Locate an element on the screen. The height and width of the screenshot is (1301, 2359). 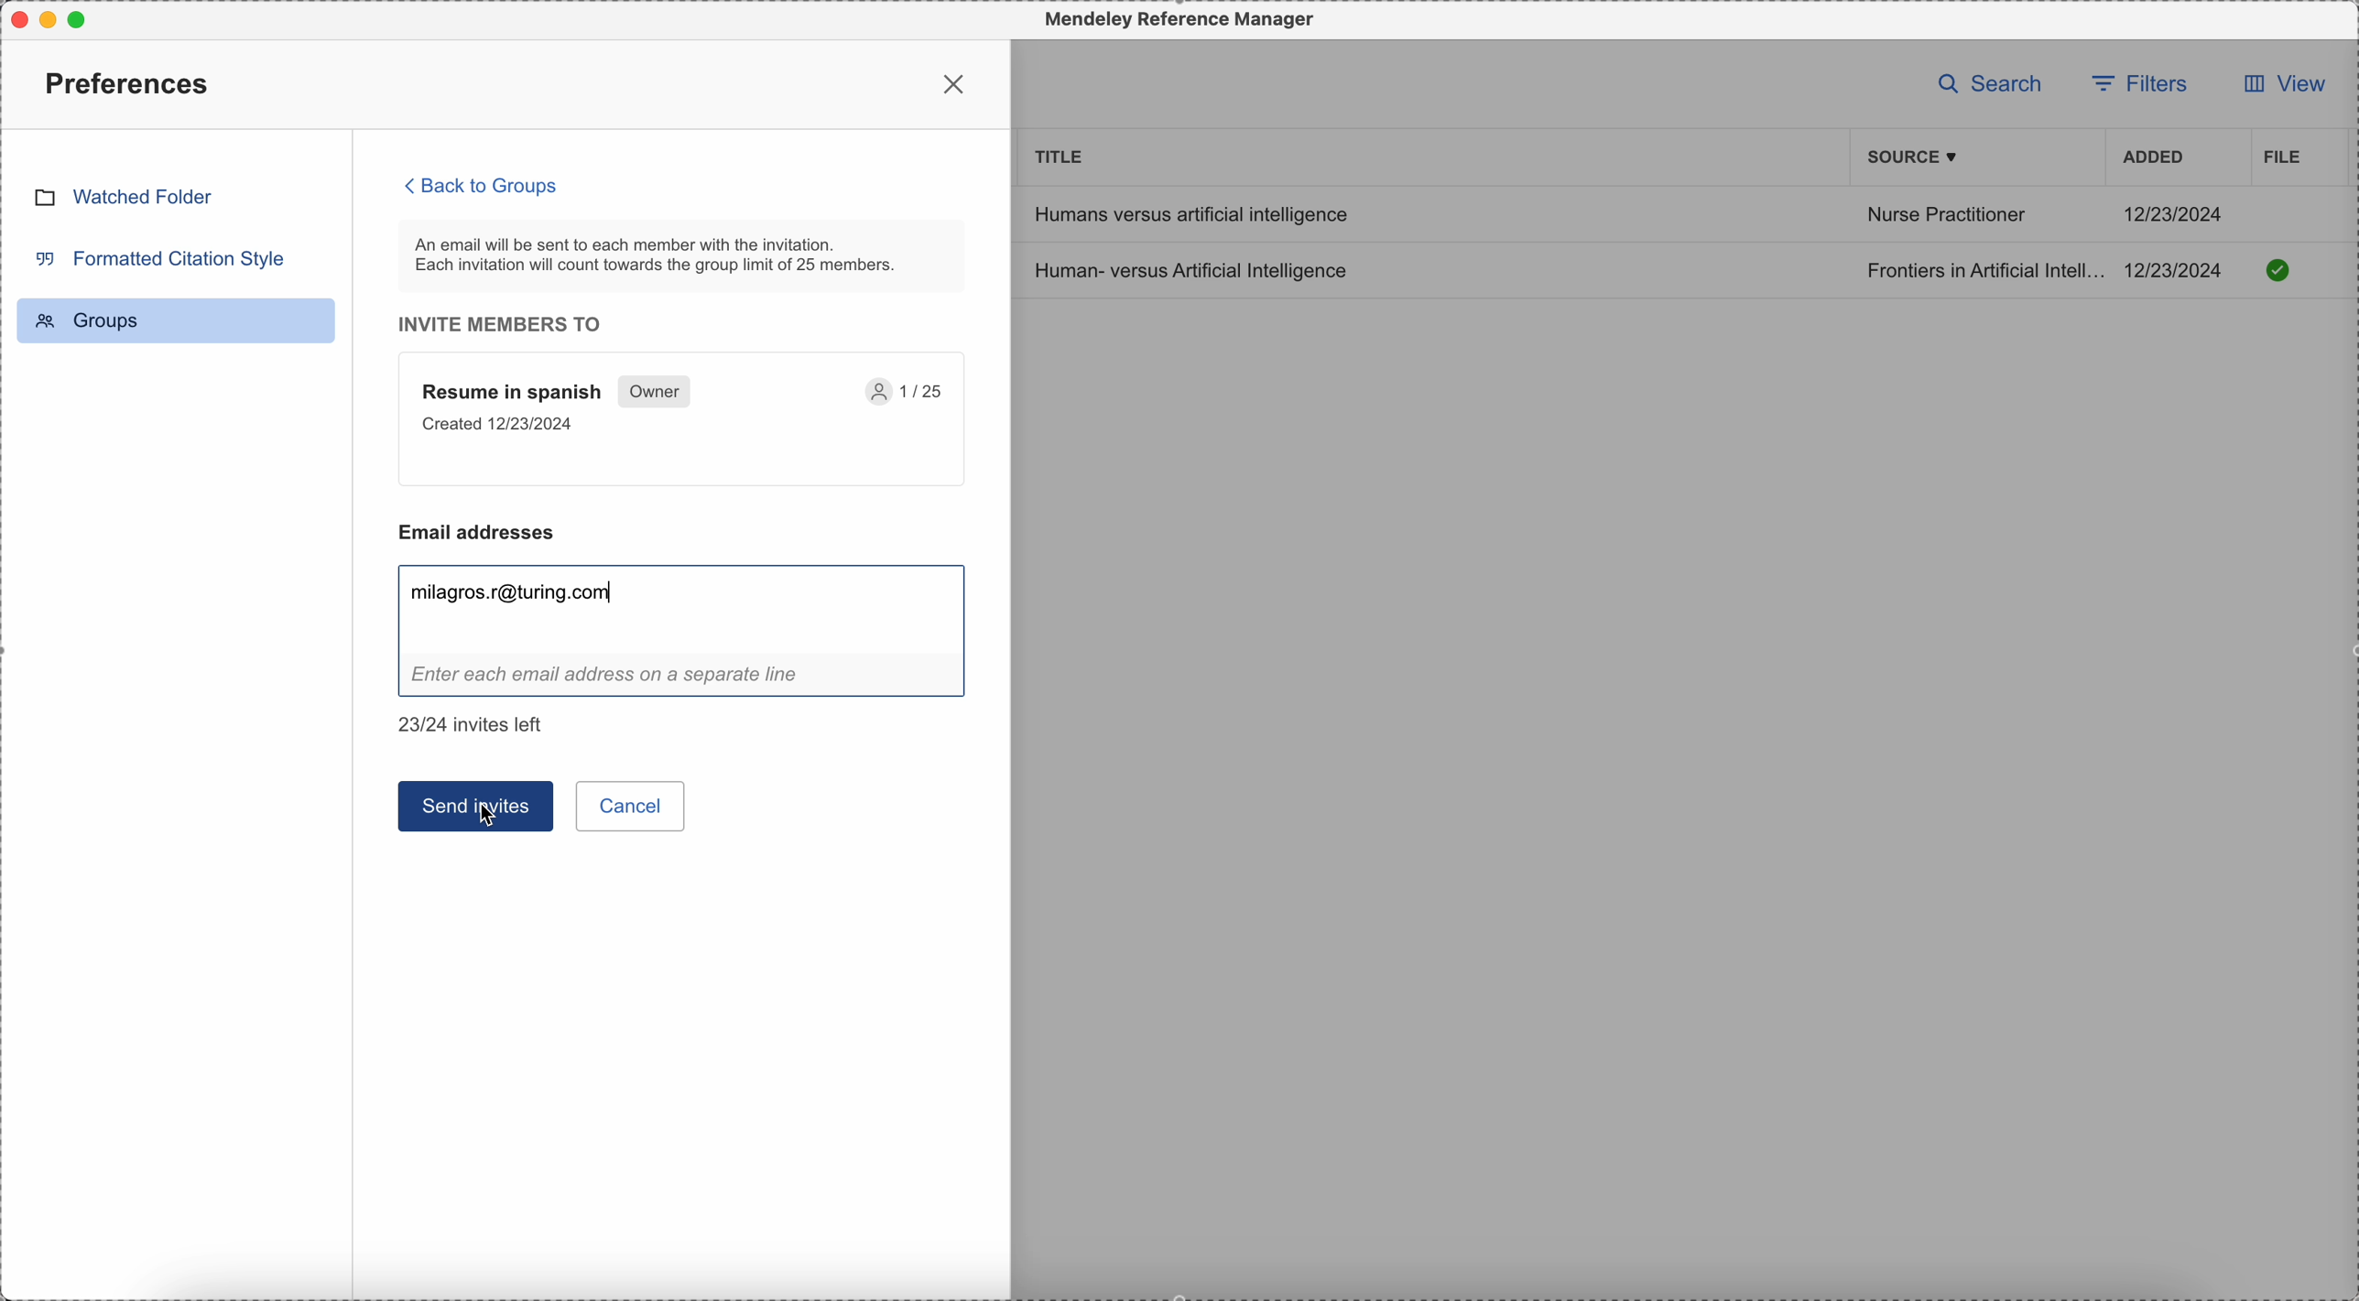
Checkmark is located at coordinates (2278, 269).